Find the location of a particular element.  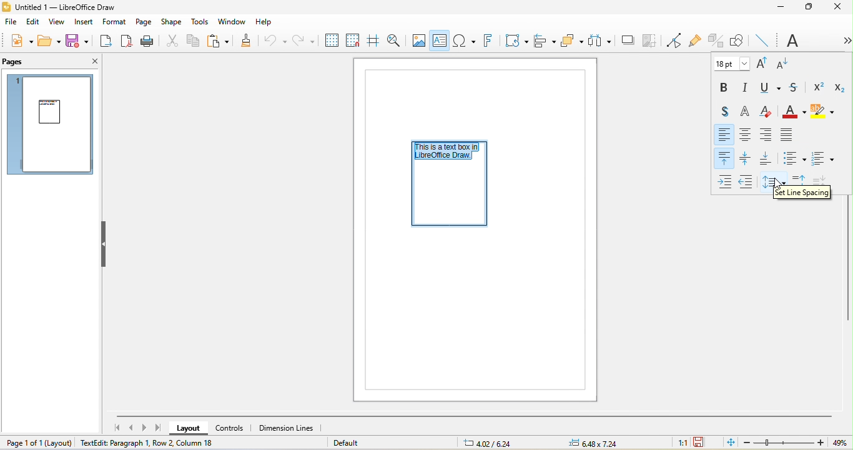

more option is located at coordinates (841, 41).